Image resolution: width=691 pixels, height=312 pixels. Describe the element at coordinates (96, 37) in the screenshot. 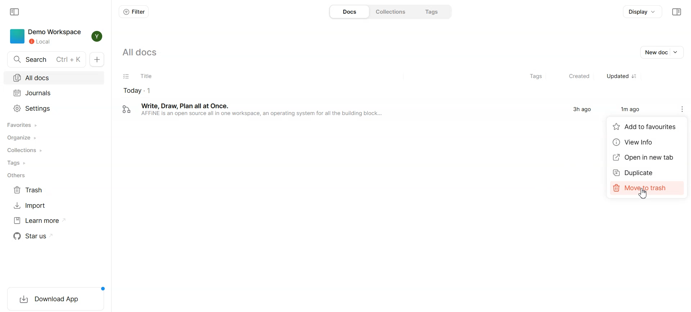

I see `Profile` at that location.